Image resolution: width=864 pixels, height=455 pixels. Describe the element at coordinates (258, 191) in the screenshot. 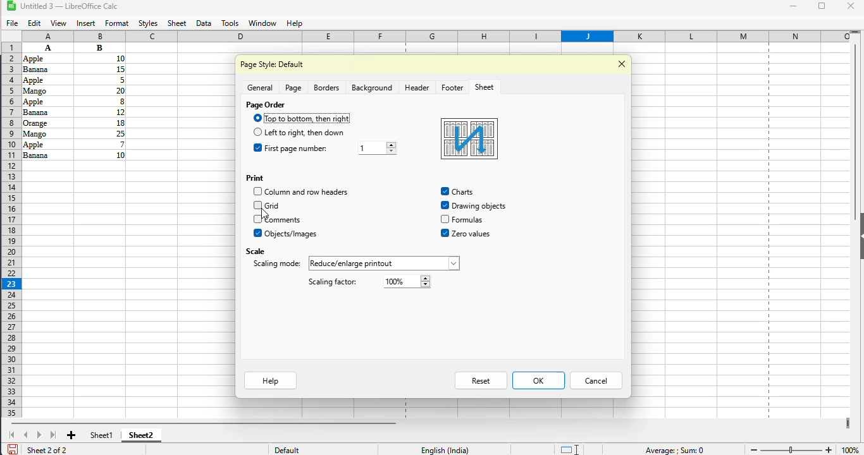

I see `` at that location.